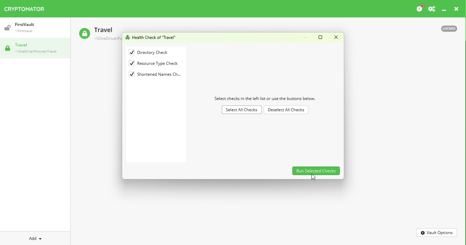  Describe the element at coordinates (240, 109) in the screenshot. I see `Select All Checks` at that location.